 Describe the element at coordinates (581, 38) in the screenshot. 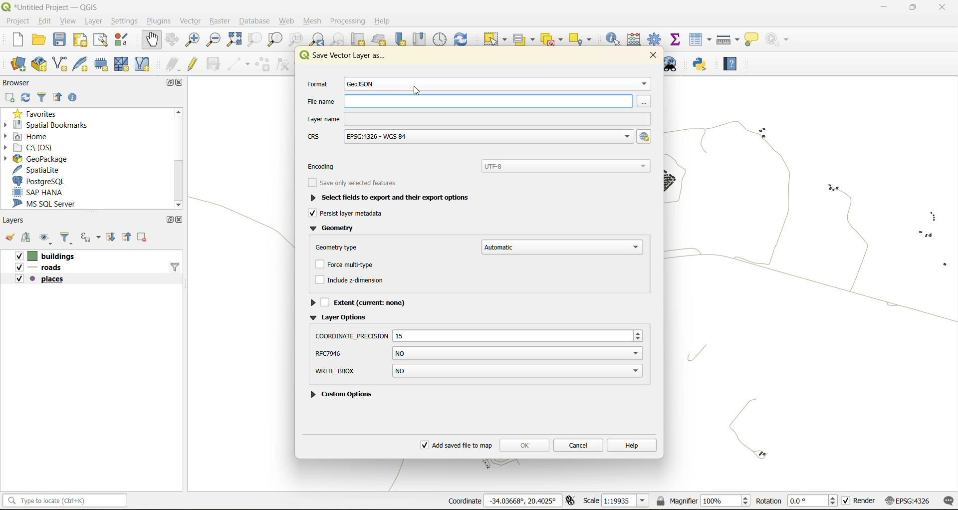

I see `select location` at that location.